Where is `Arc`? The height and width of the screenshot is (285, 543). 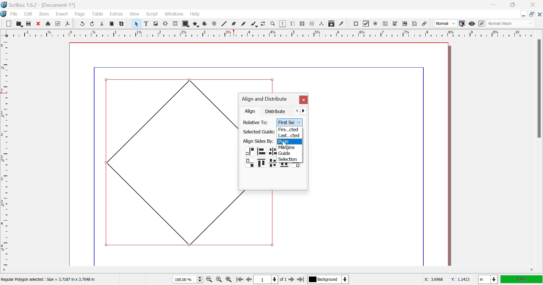 Arc is located at coordinates (205, 23).